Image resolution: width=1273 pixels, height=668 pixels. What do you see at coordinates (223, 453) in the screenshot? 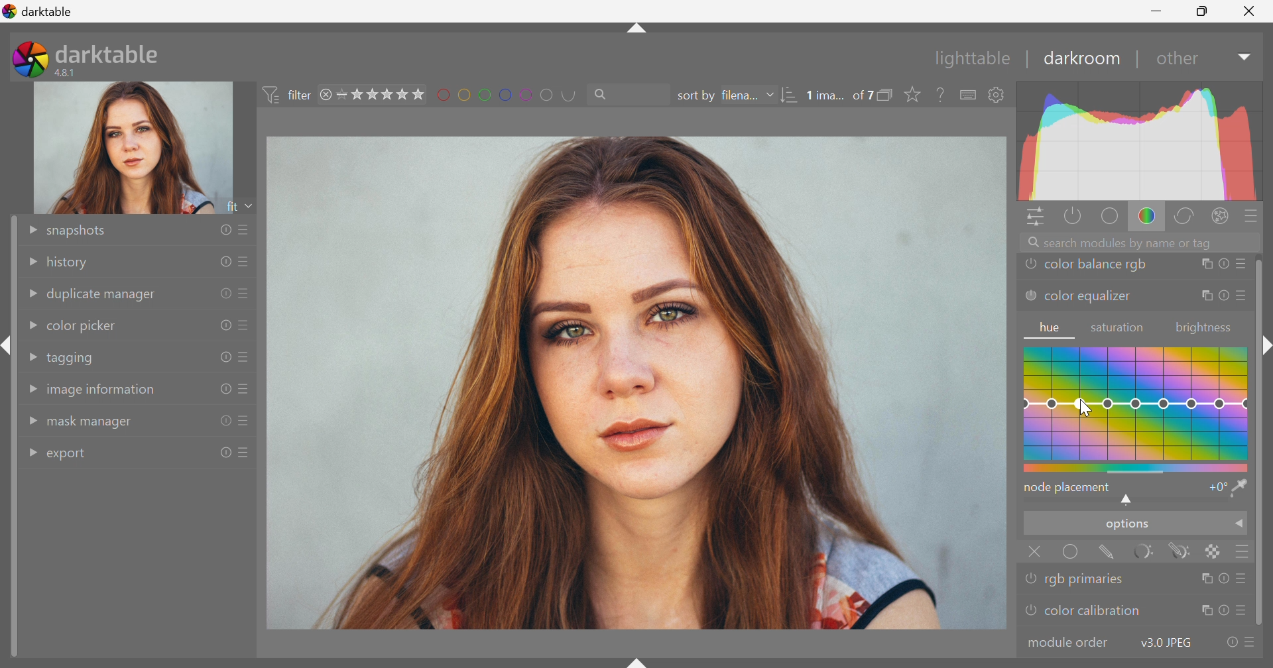
I see `reset` at bounding box center [223, 453].